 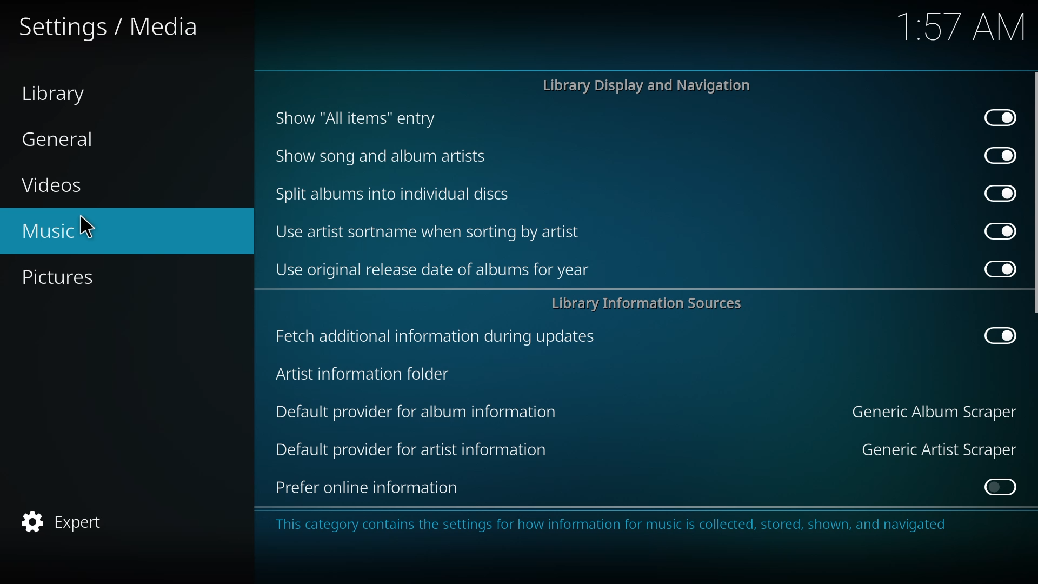 What do you see at coordinates (997, 193) in the screenshot?
I see `enabled` at bounding box center [997, 193].